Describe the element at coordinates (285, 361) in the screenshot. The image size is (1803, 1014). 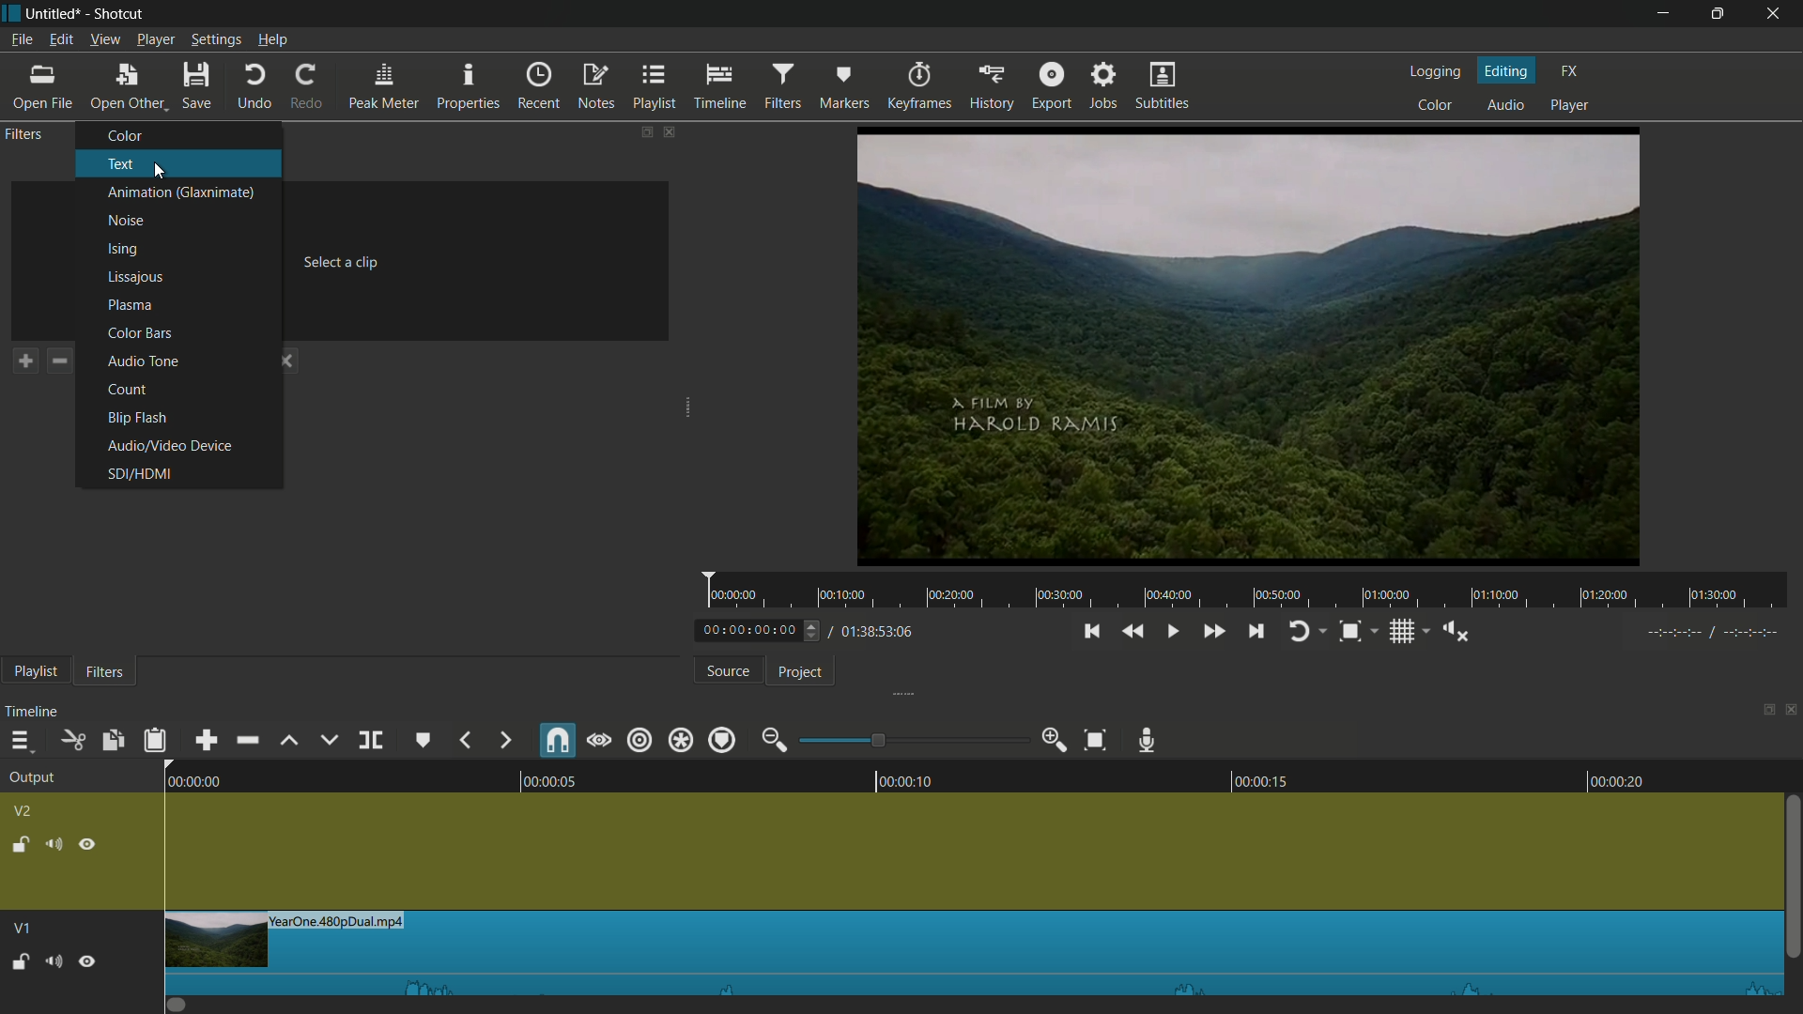
I see `deselect the filter` at that location.